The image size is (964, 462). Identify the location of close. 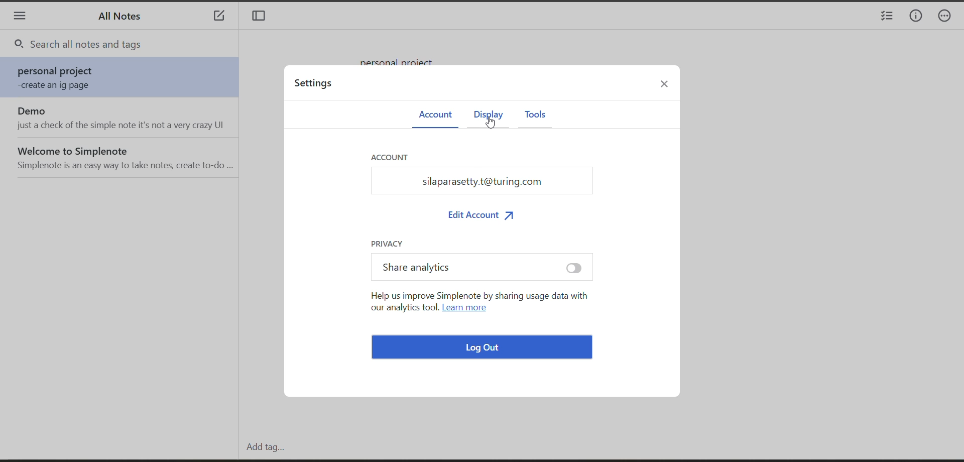
(669, 86).